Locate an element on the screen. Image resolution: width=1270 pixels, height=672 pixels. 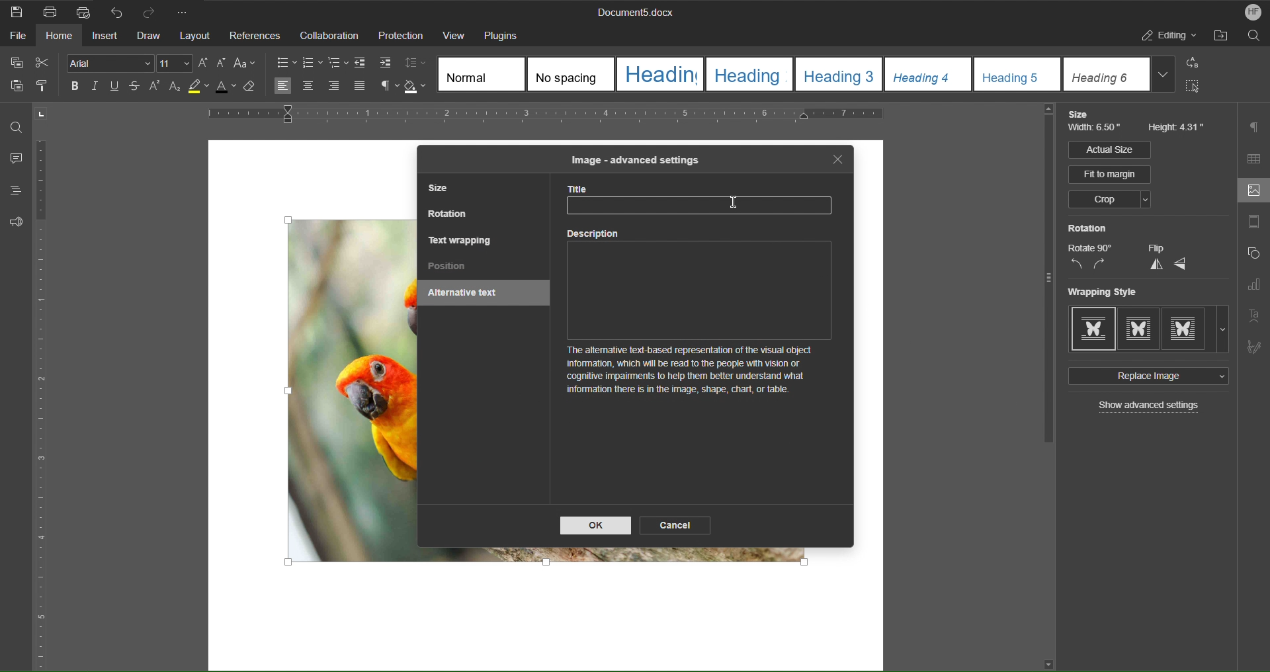
Rotate CW is located at coordinates (1100, 265).